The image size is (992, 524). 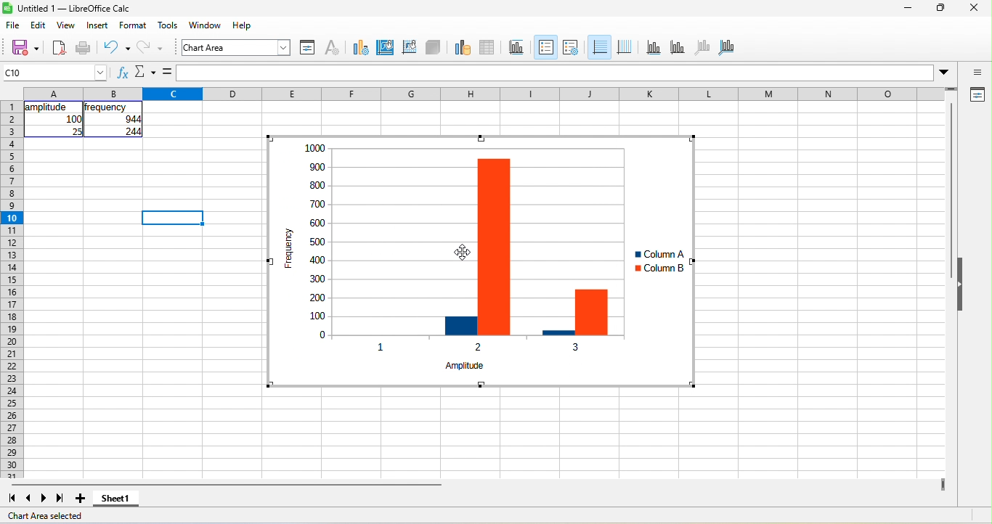 I want to click on Untitled 1 — LibreOffice Calc, so click(x=75, y=9).